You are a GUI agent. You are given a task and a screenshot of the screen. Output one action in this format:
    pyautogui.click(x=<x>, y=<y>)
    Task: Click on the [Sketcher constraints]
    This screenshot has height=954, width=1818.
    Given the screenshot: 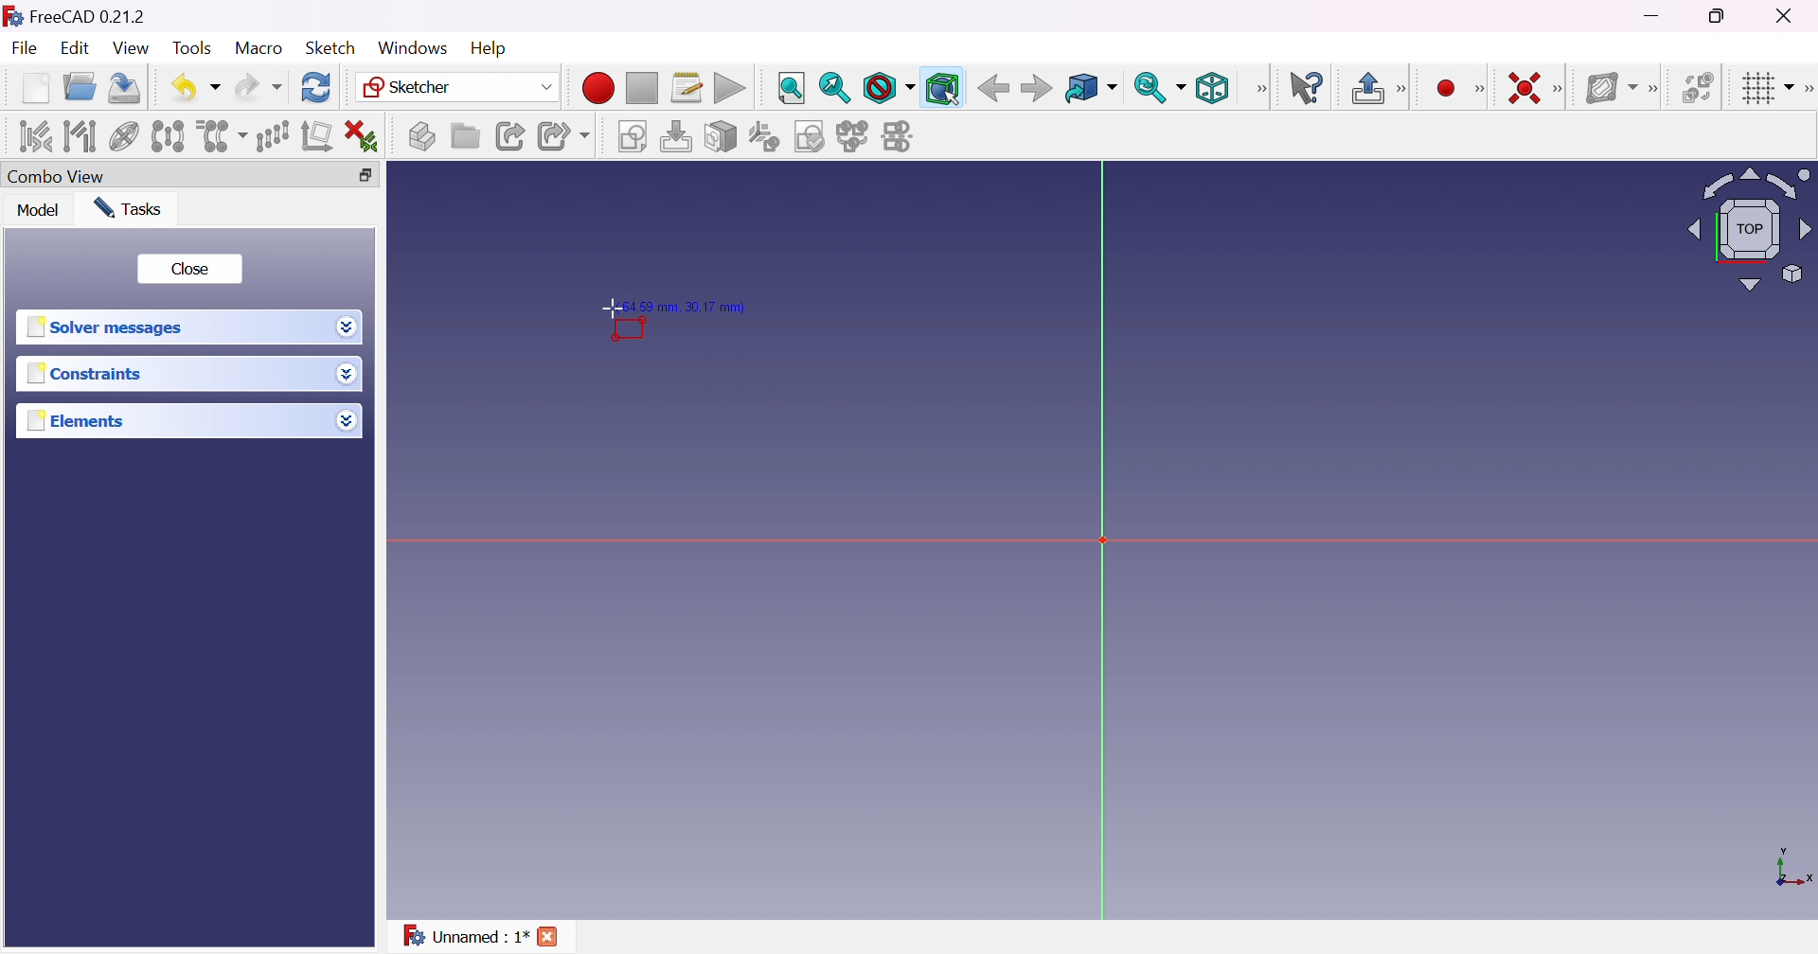 What is the action you would take?
    pyautogui.click(x=1561, y=90)
    